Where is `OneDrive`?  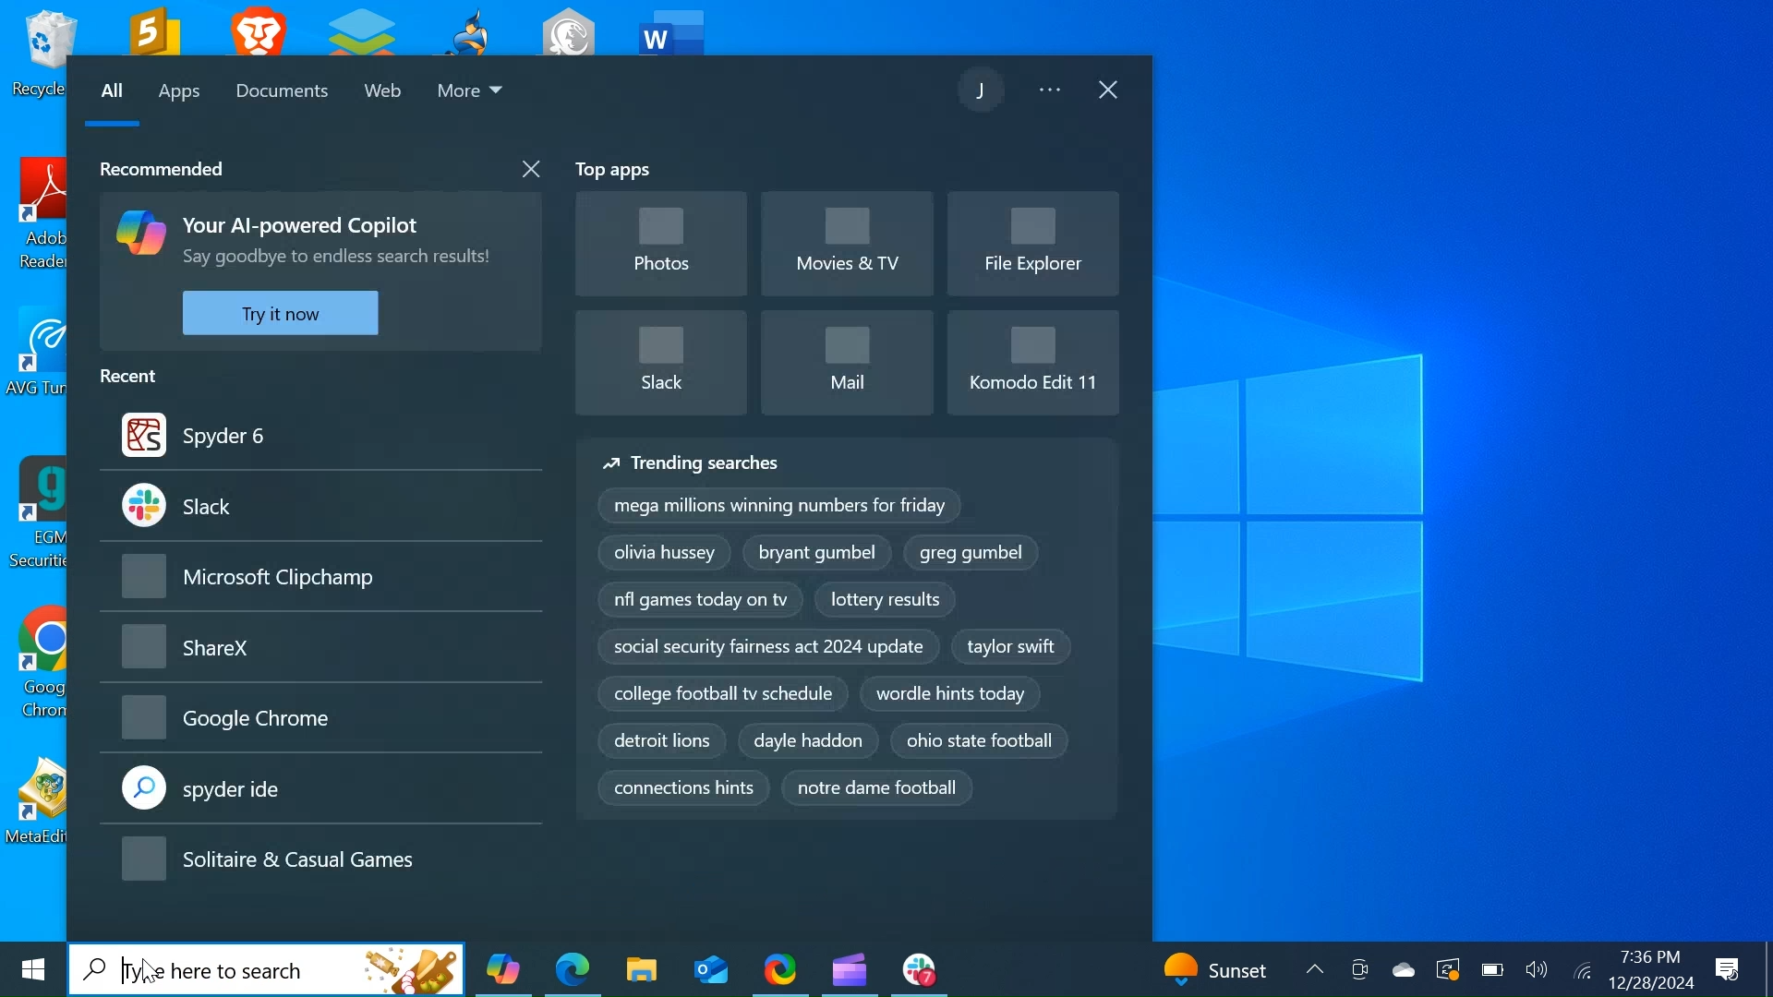 OneDrive is located at coordinates (1403, 969).